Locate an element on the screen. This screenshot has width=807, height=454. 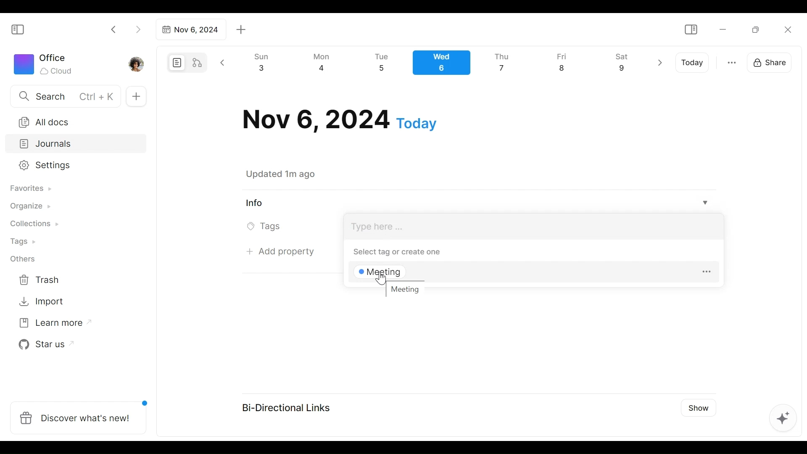
Tags Field is located at coordinates (533, 225).